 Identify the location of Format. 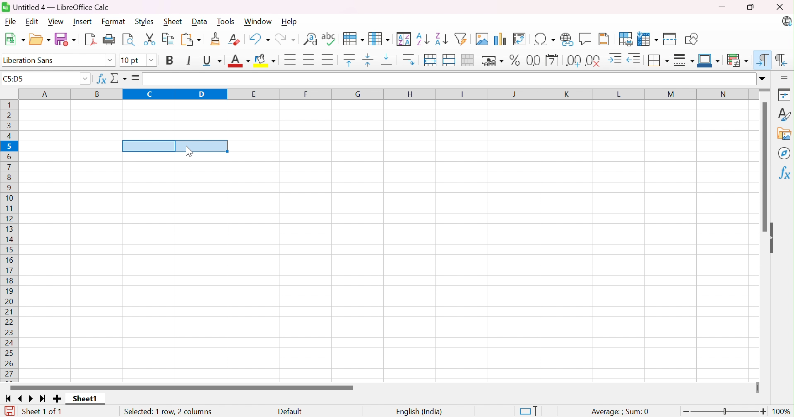
(114, 21).